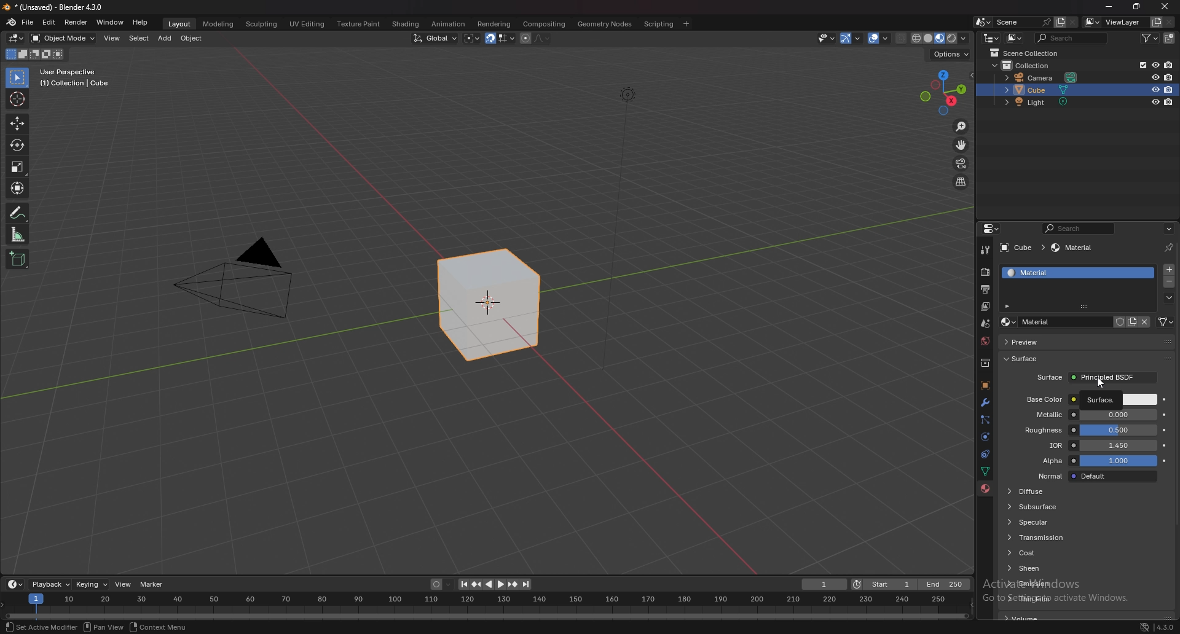  I want to click on tooltip, so click(1088, 399).